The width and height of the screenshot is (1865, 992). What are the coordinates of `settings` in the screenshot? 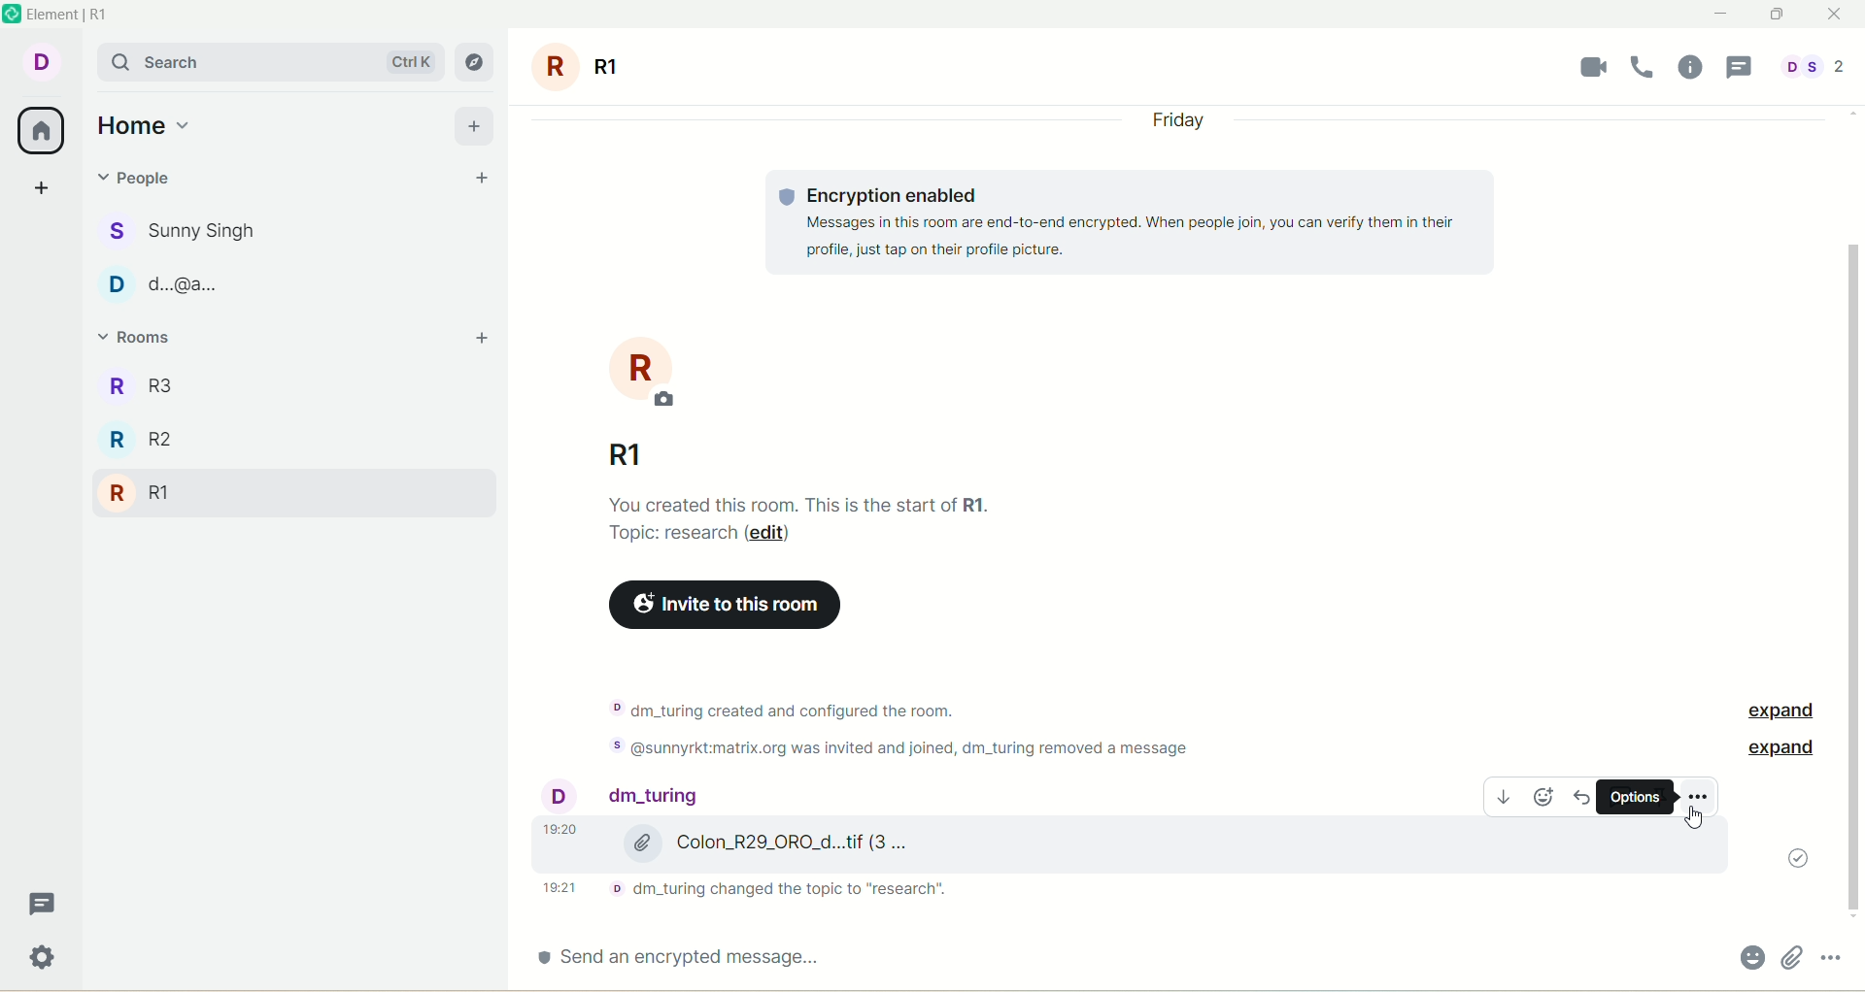 It's located at (45, 960).